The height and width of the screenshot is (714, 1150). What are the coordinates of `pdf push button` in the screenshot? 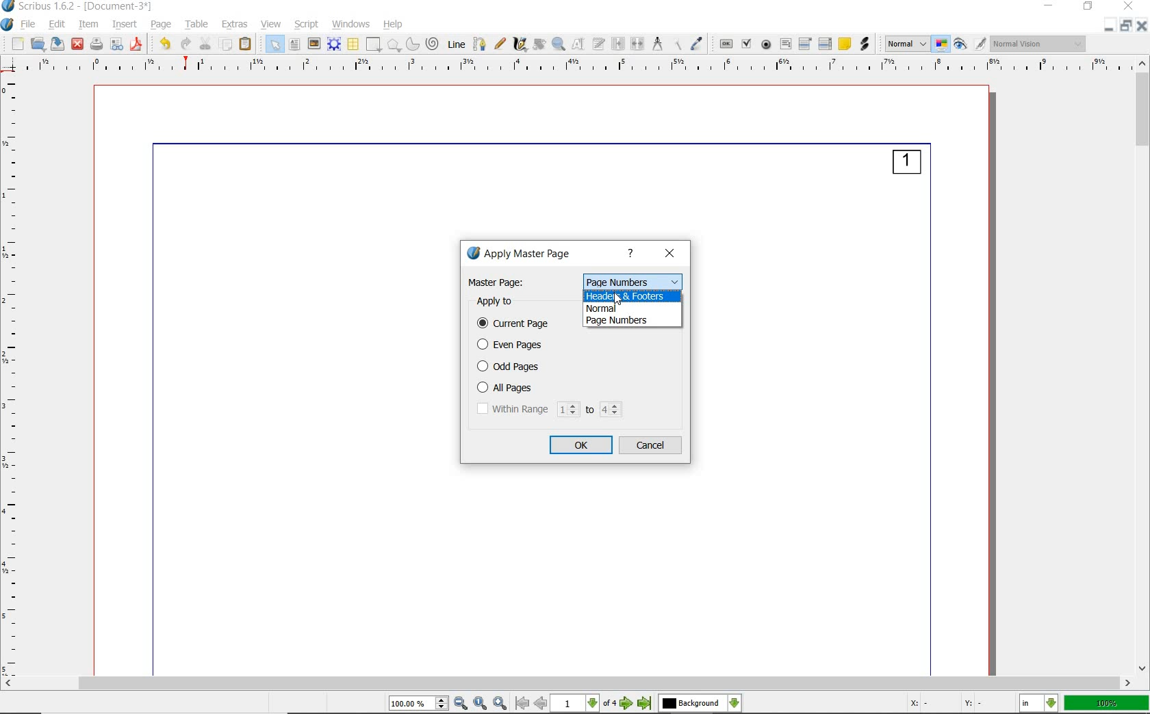 It's located at (726, 43).